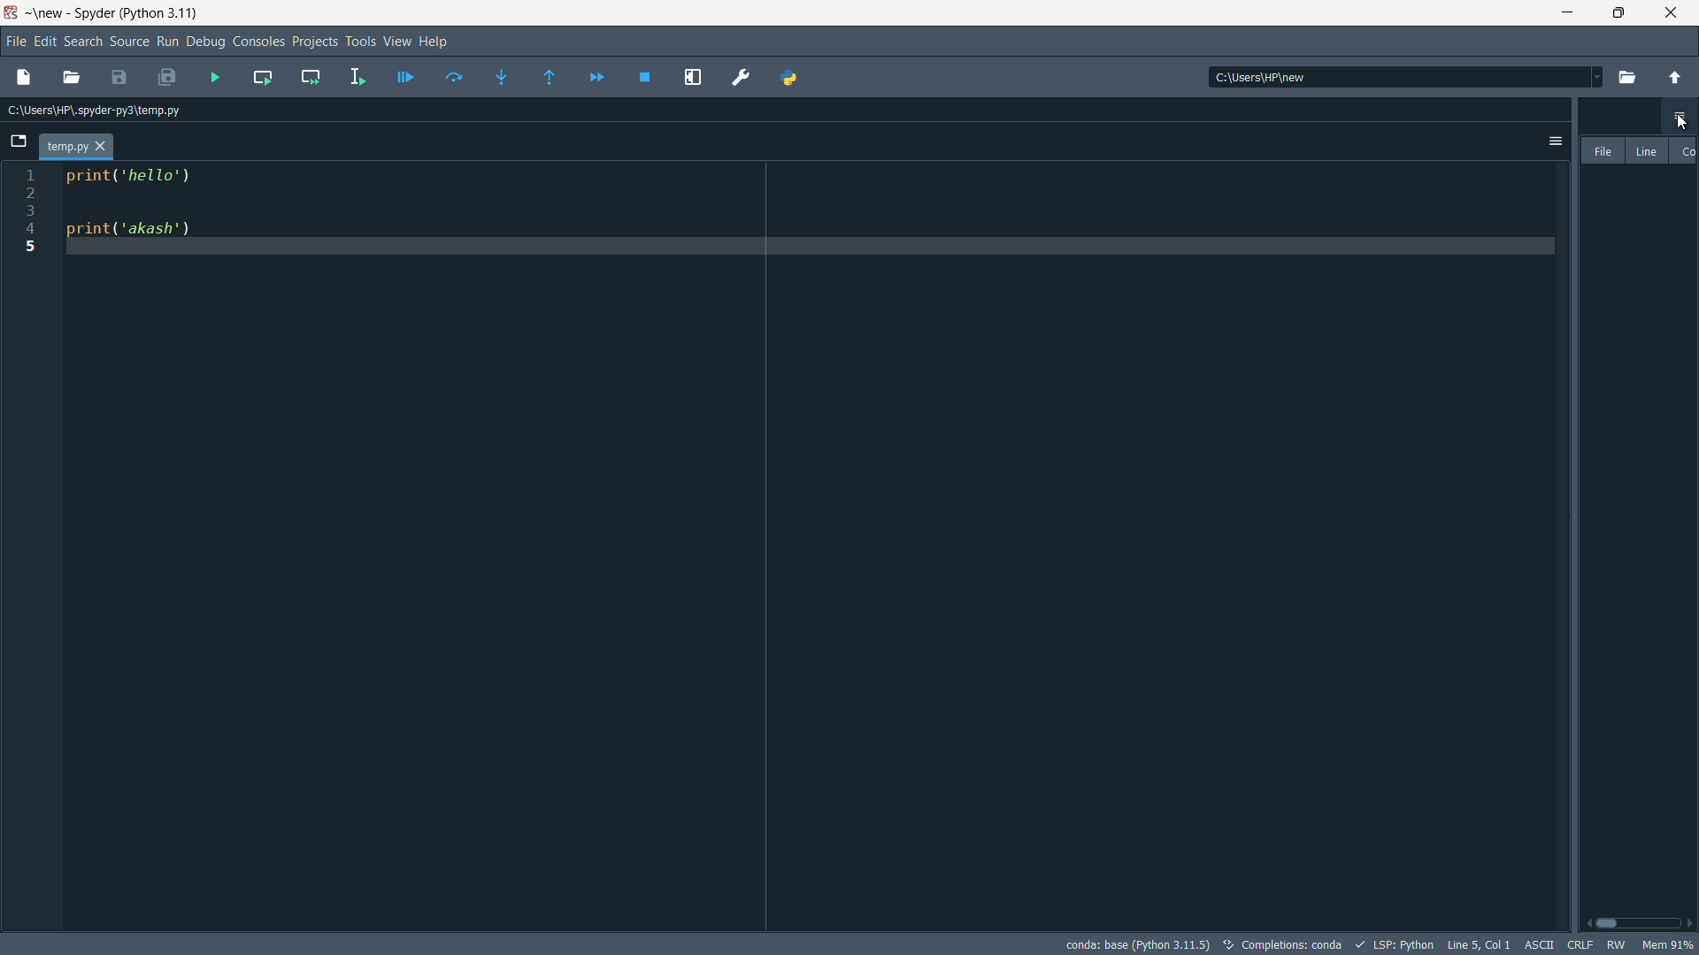 This screenshot has height=955, width=1699. I want to click on debug current line, so click(402, 77).